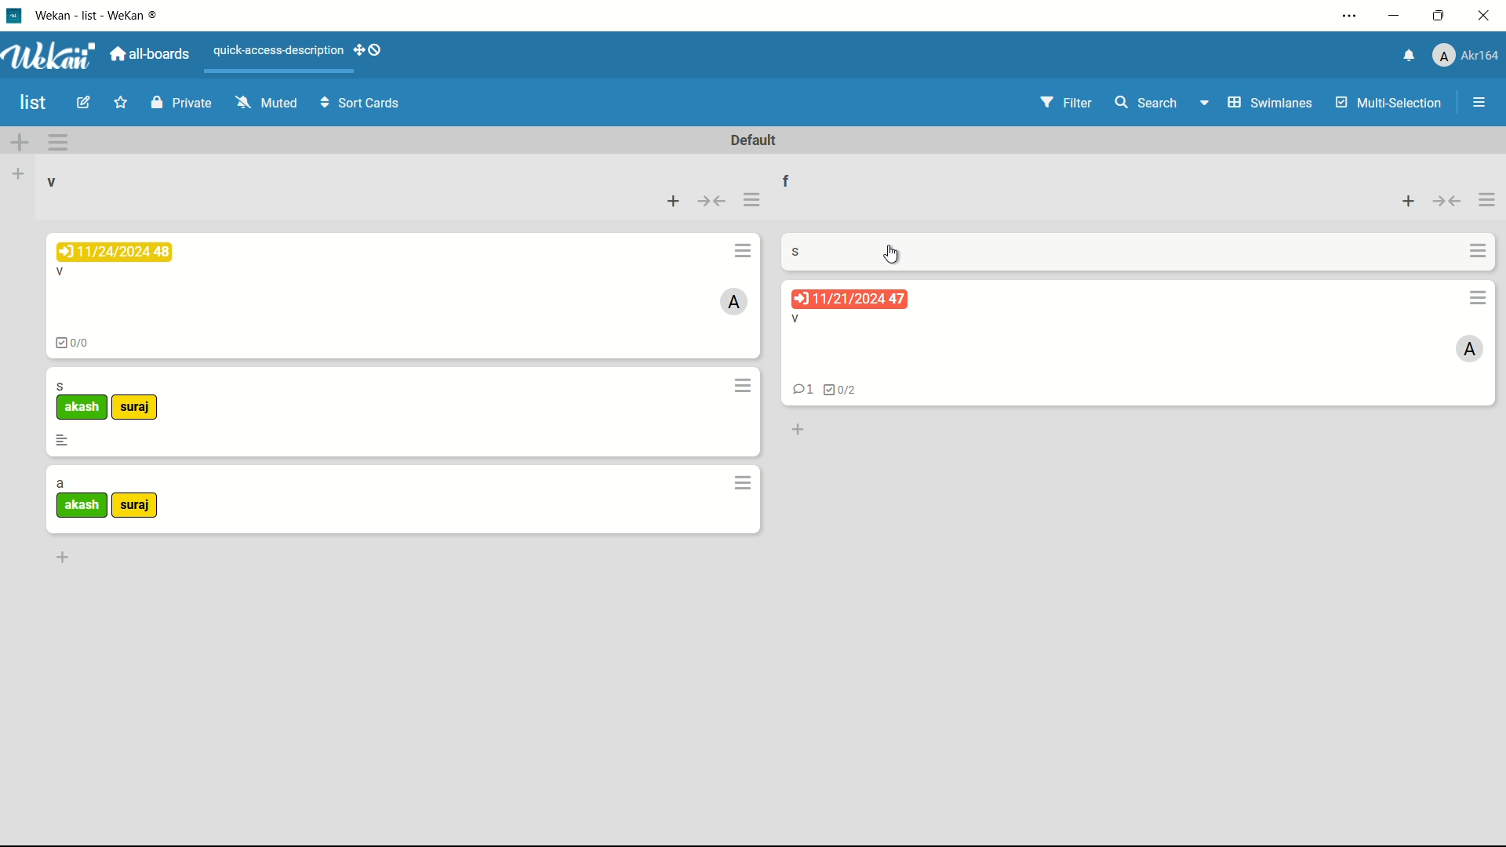  What do you see at coordinates (1486, 202) in the screenshot?
I see `list actions` at bounding box center [1486, 202].